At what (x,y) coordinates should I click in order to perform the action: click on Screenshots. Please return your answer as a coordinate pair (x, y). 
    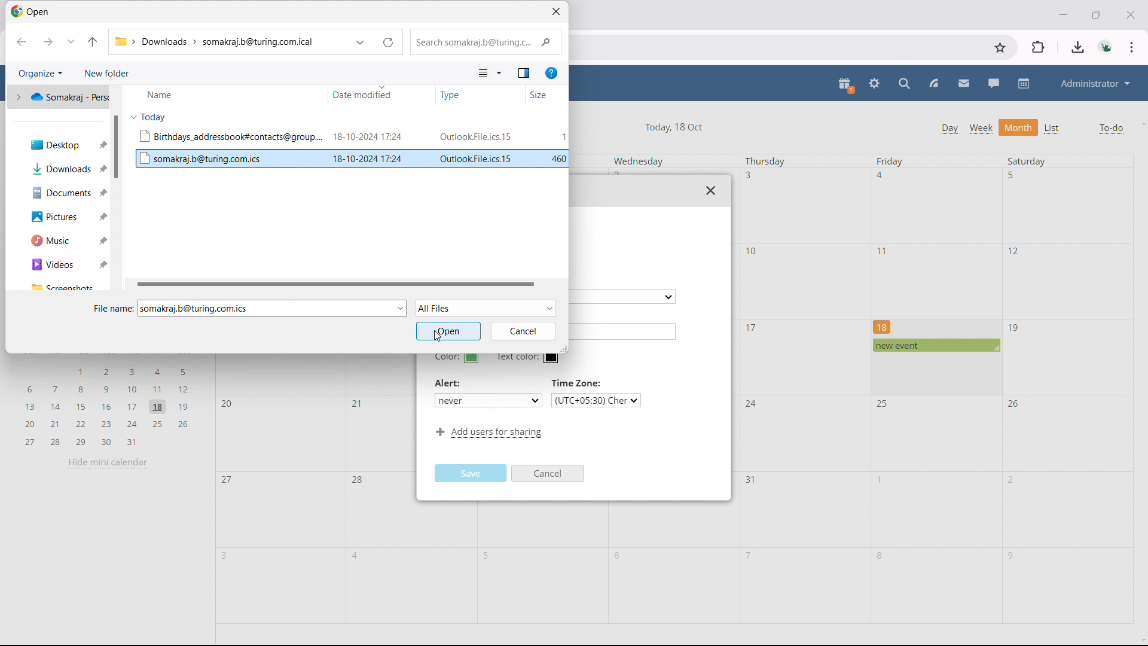
    Looking at the image, I should click on (63, 287).